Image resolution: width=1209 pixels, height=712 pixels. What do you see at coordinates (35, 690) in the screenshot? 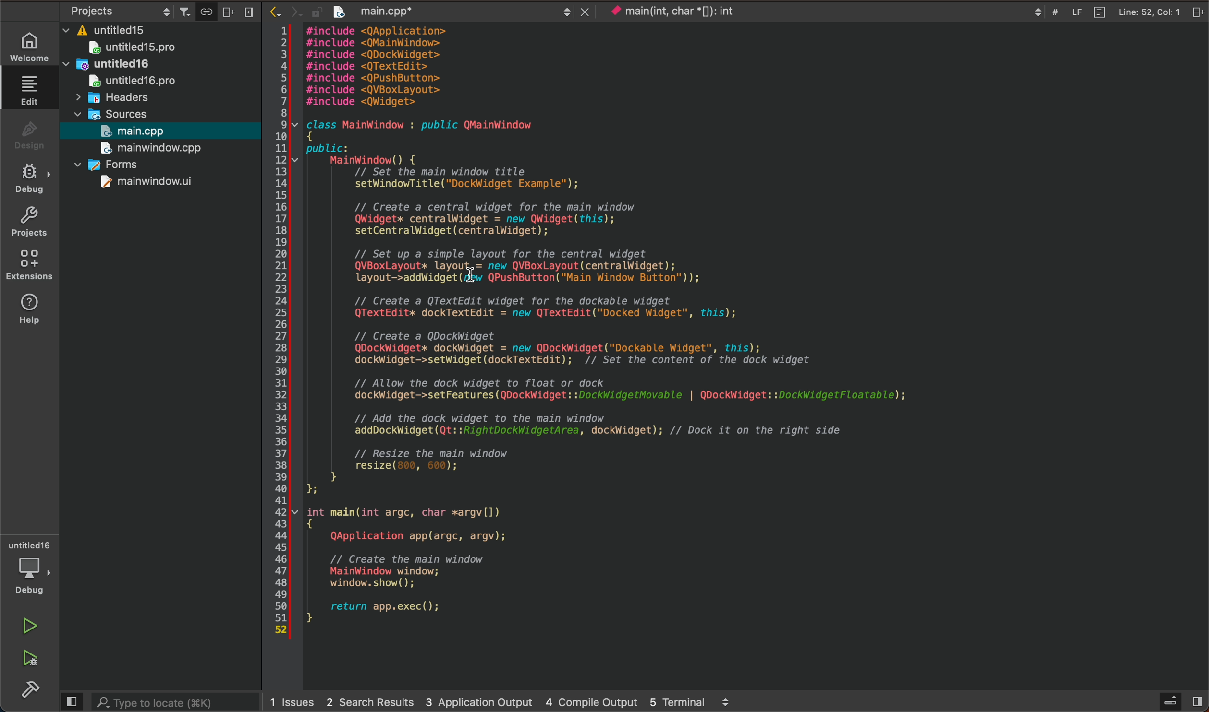
I see `build` at bounding box center [35, 690].